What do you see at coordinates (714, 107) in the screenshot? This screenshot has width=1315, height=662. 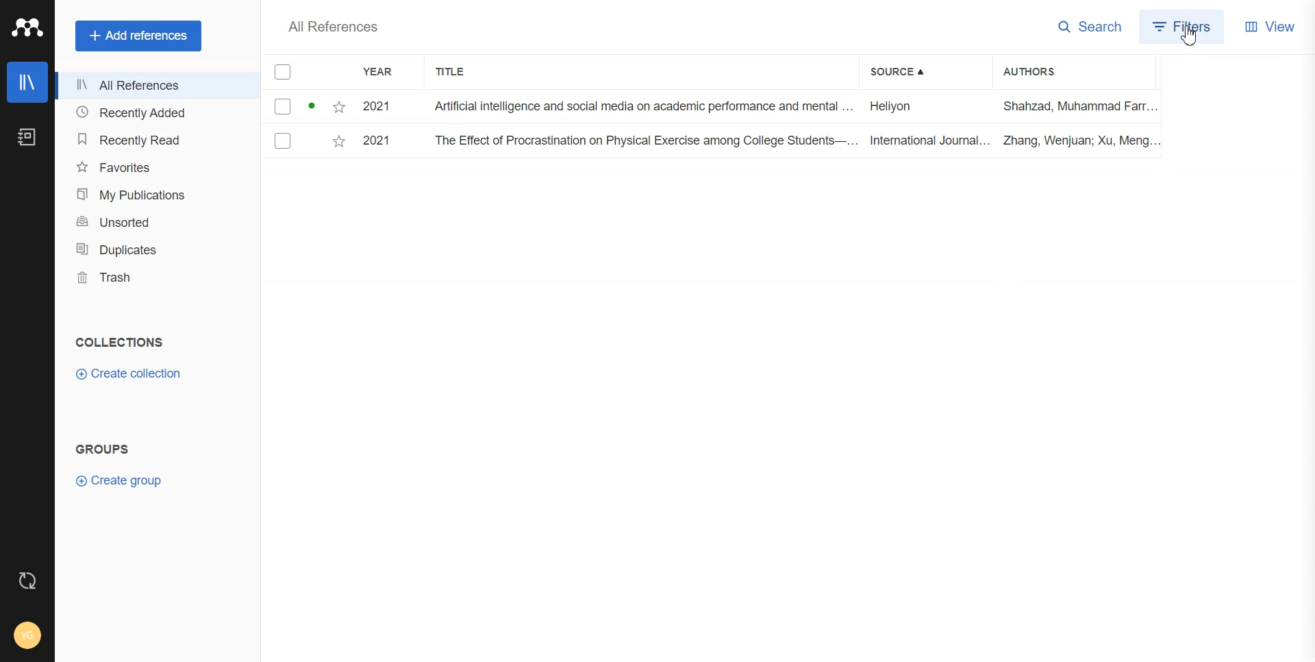 I see `File` at bounding box center [714, 107].